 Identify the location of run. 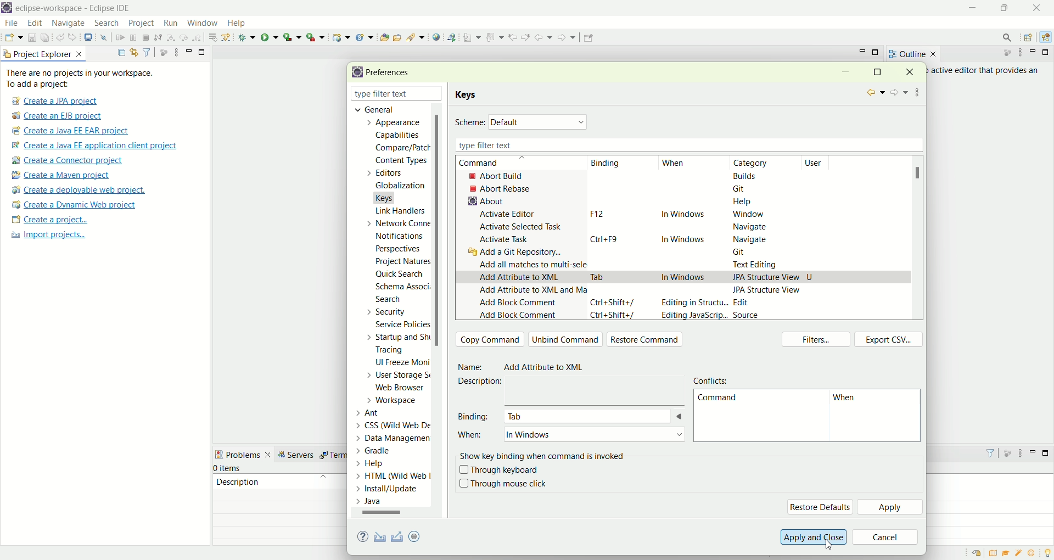
(270, 37).